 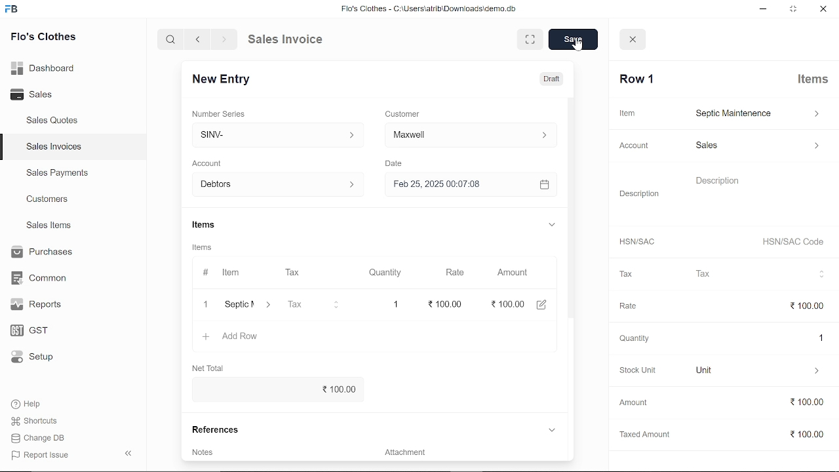 What do you see at coordinates (806, 435) in the screenshot?
I see `0.00` at bounding box center [806, 435].